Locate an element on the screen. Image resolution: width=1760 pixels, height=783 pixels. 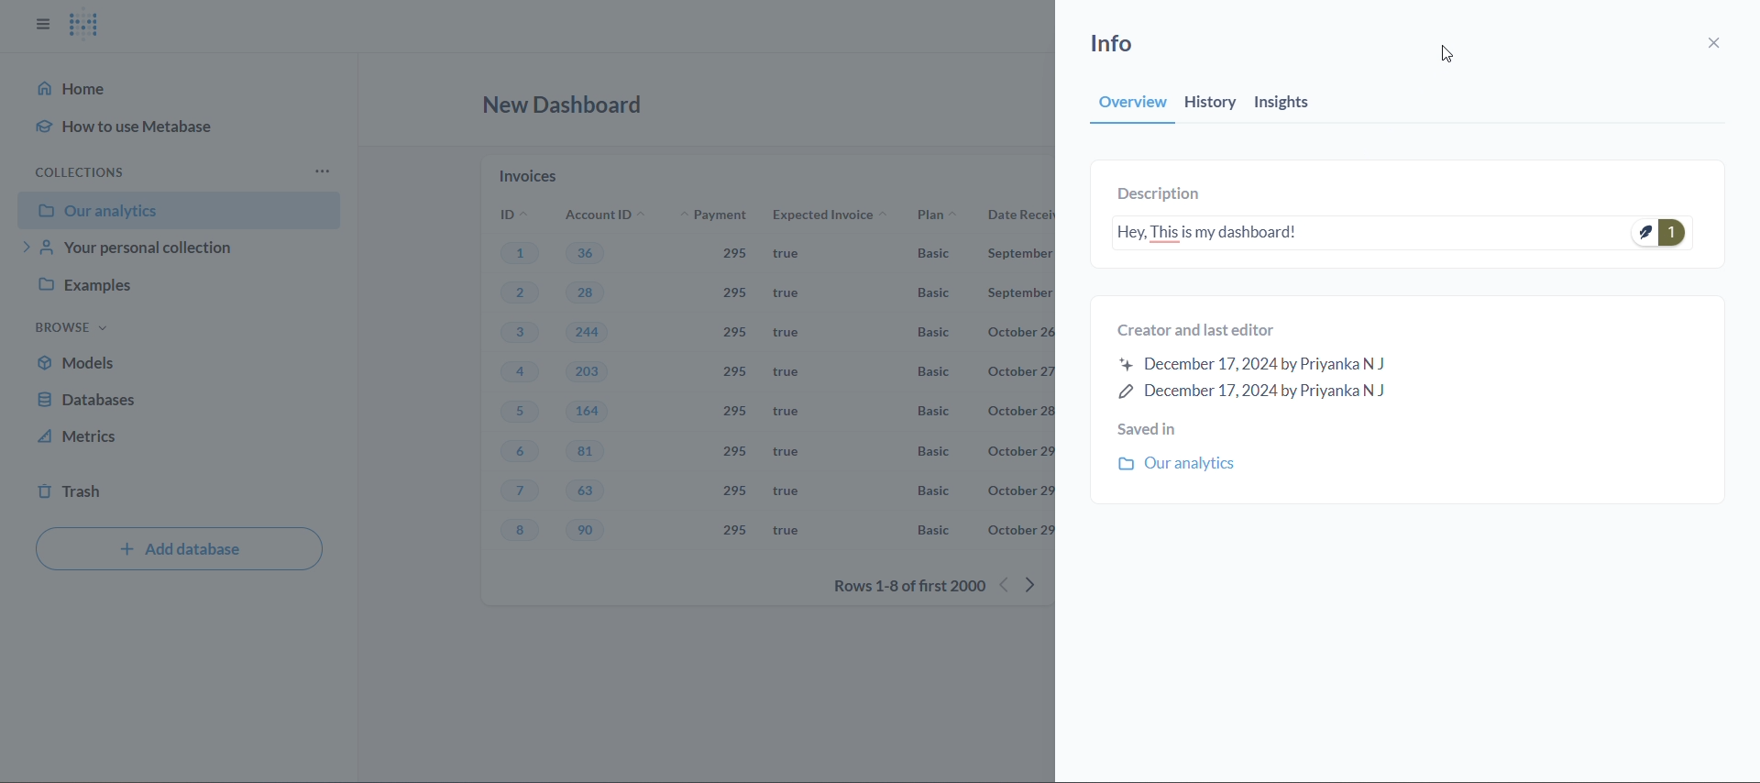
8 is located at coordinates (525, 533).